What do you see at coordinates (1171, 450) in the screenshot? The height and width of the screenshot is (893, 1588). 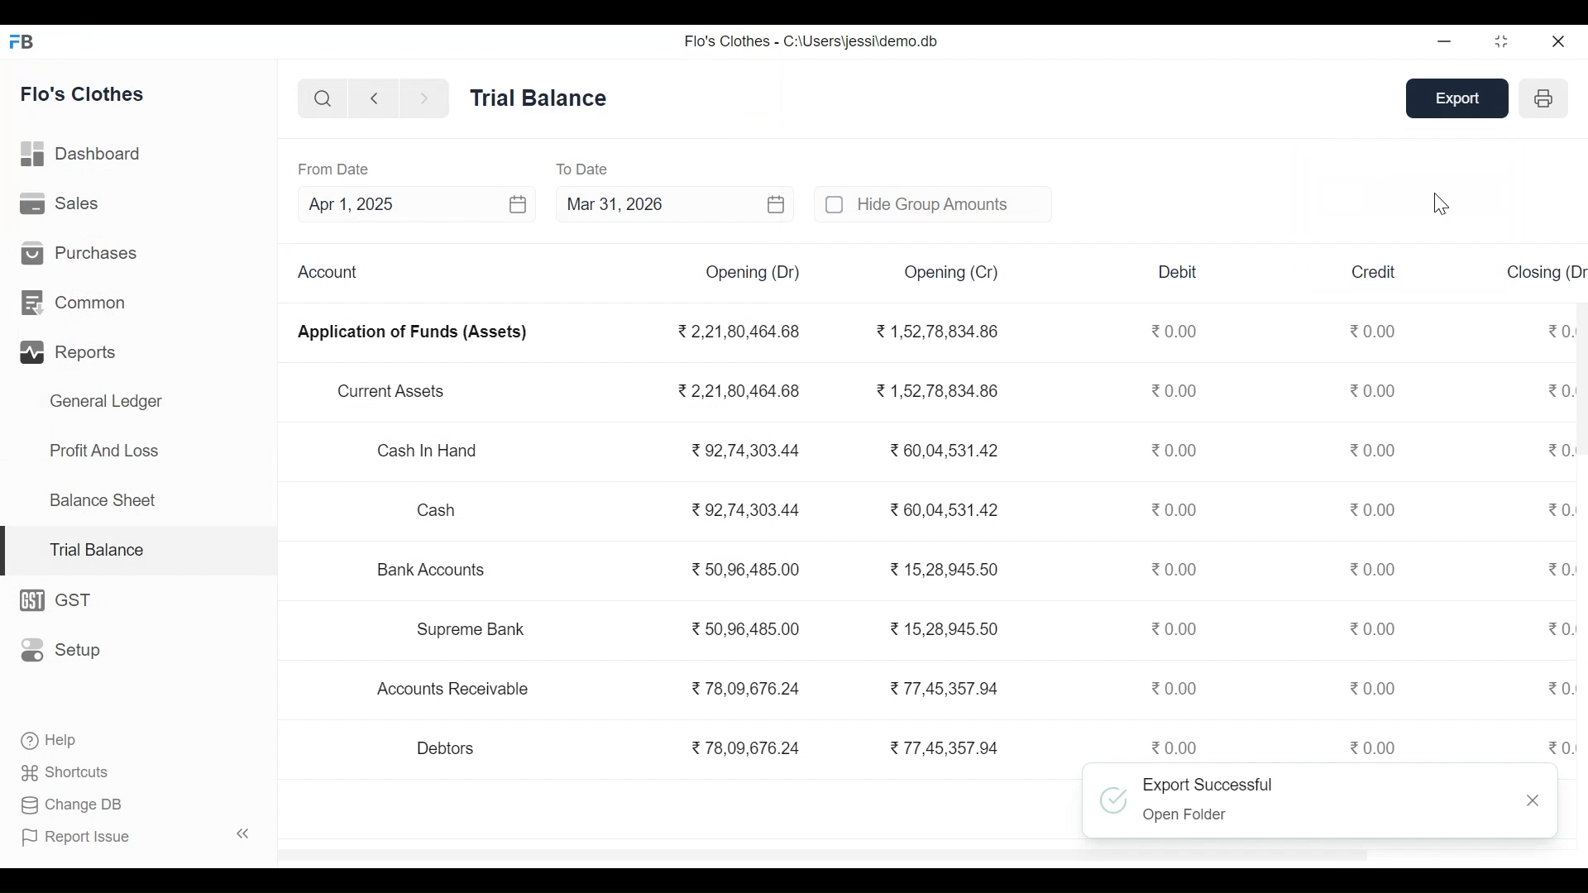 I see `0.00` at bounding box center [1171, 450].